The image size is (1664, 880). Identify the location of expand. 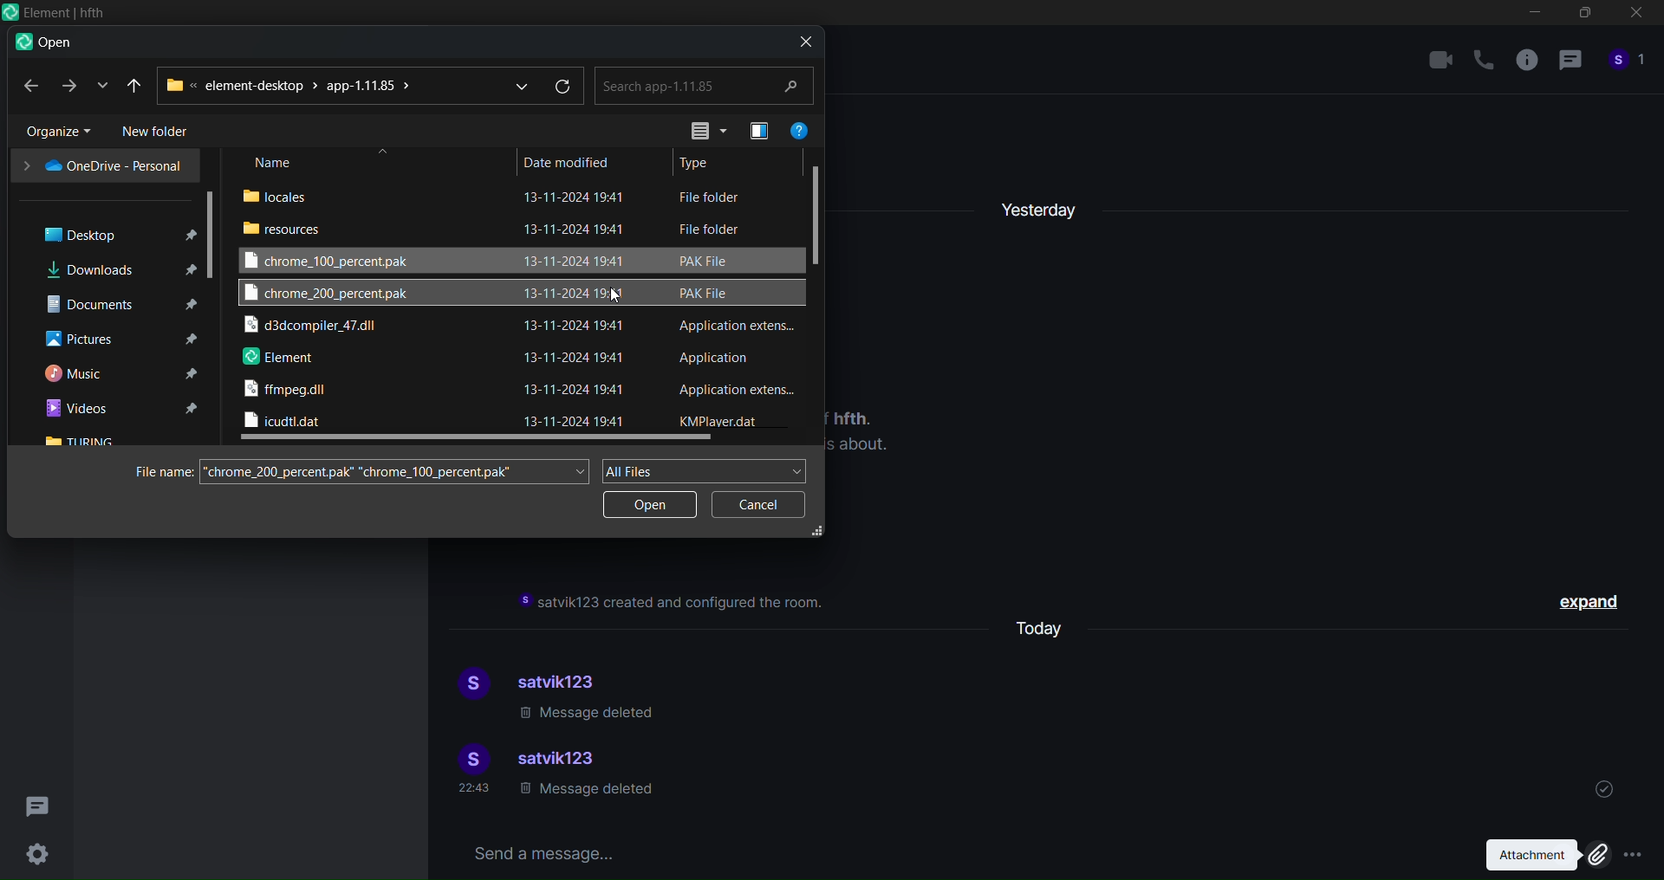
(1593, 605).